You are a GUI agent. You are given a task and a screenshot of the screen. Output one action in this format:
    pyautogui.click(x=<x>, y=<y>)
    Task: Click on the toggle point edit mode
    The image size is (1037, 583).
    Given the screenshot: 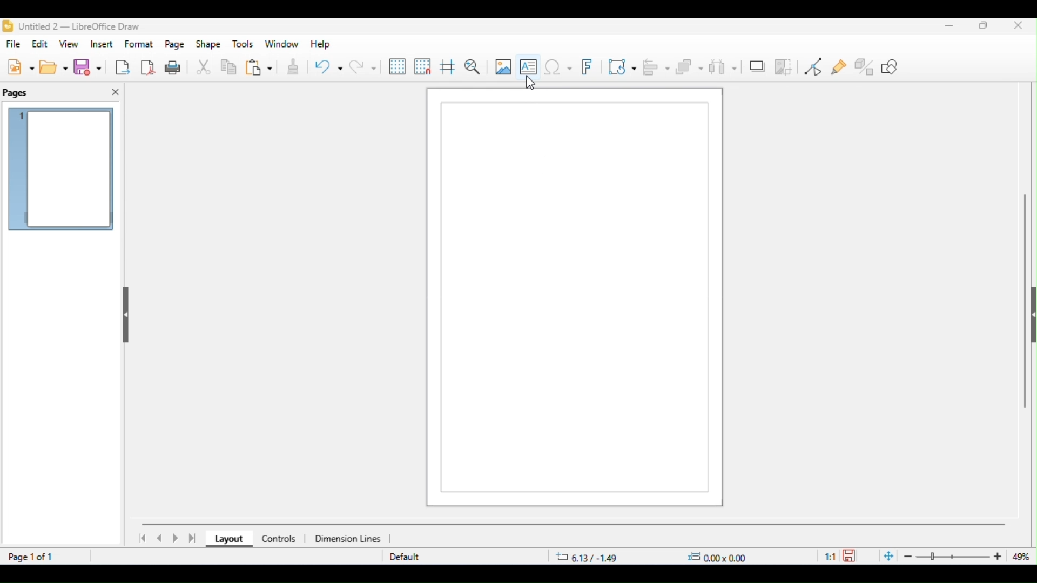 What is the action you would take?
    pyautogui.click(x=816, y=67)
    